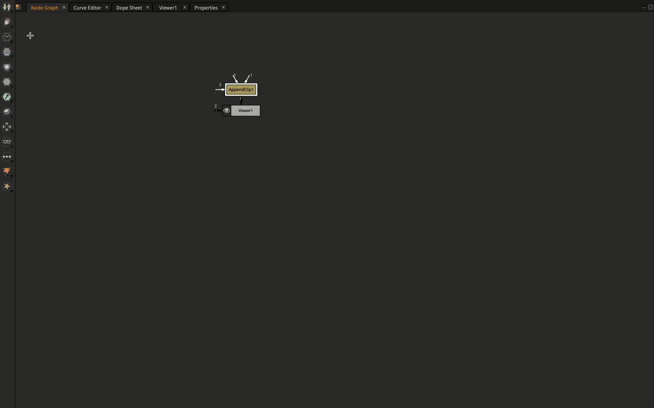 The width and height of the screenshot is (654, 408). I want to click on GMI, so click(8, 172).